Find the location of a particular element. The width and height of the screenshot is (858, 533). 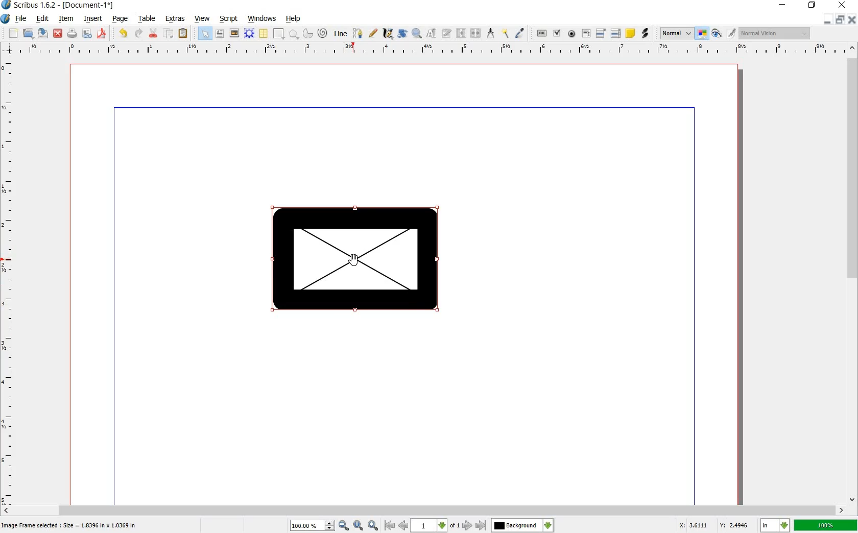

save as pdf is located at coordinates (102, 34).